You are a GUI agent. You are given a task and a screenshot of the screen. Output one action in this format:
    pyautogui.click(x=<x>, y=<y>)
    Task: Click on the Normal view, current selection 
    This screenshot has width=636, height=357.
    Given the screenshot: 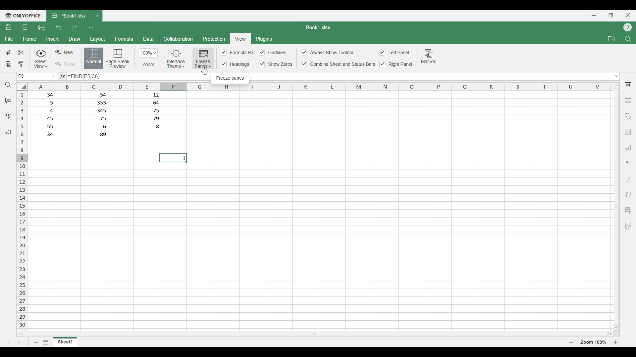 What is the action you would take?
    pyautogui.click(x=94, y=59)
    